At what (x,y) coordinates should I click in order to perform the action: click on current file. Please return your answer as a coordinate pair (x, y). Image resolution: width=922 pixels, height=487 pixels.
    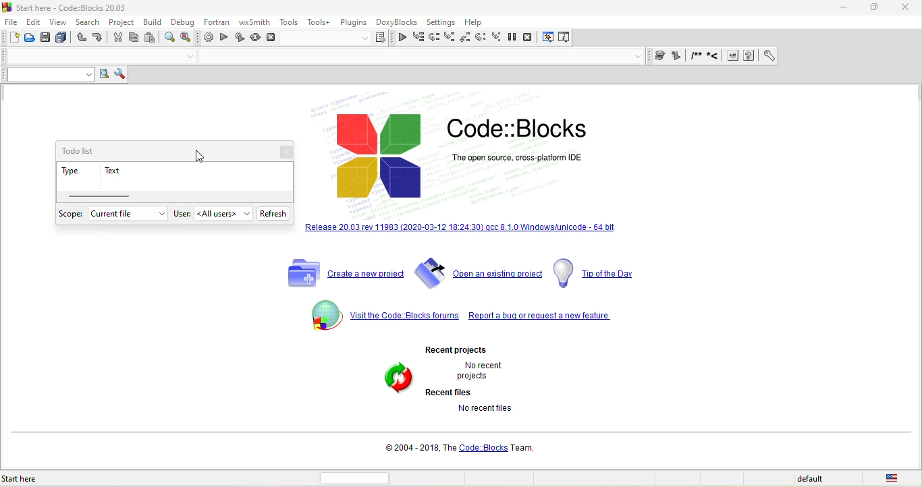
    Looking at the image, I should click on (126, 214).